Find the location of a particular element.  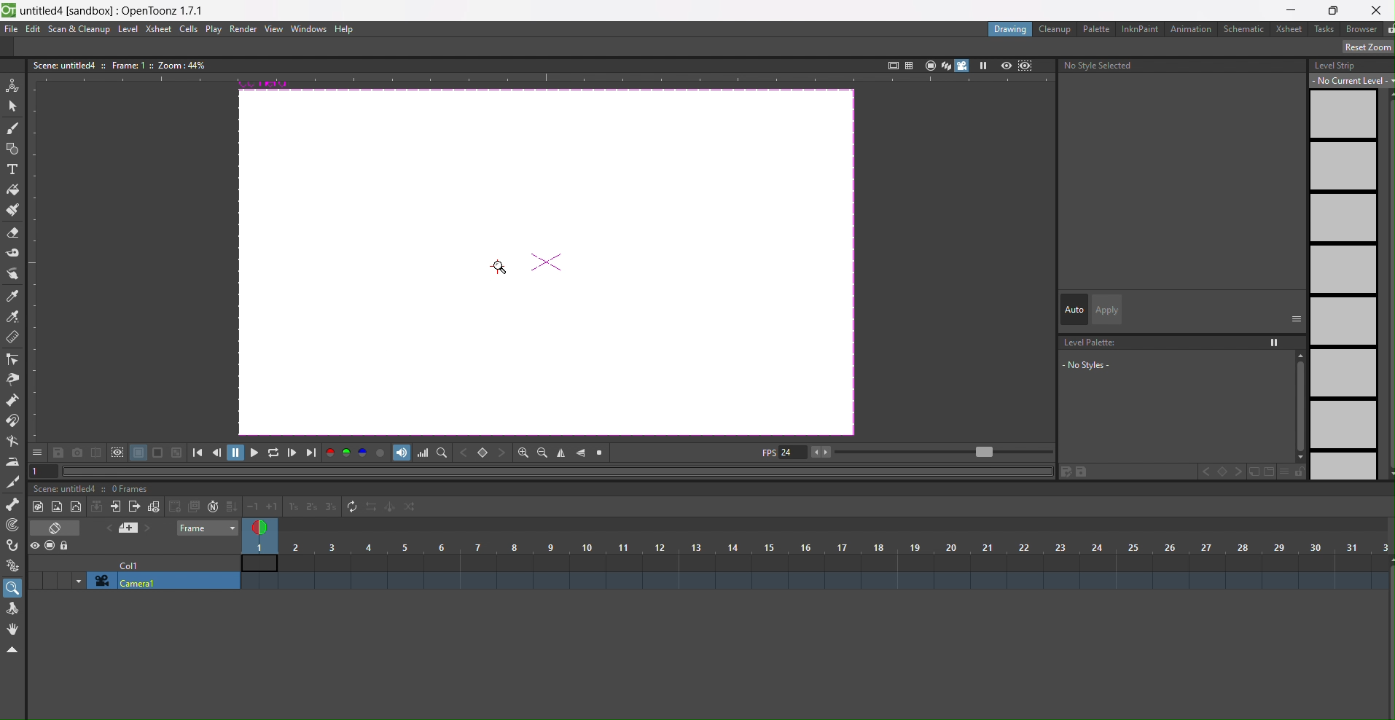

minimize is located at coordinates (1294, 9).